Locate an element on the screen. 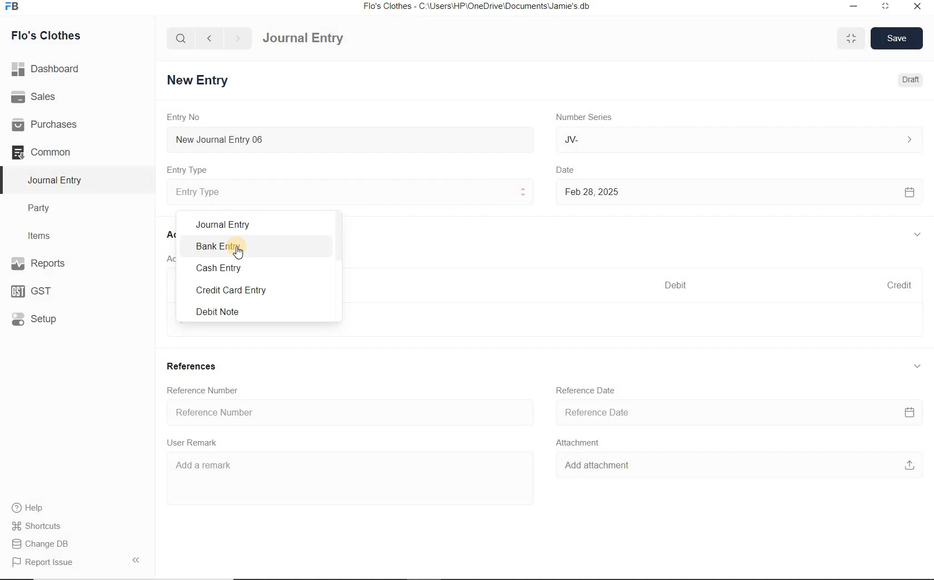  Flo's Clothes - C:\Users\HP\OneDrive\Documents\Jamie's.db is located at coordinates (478, 8).